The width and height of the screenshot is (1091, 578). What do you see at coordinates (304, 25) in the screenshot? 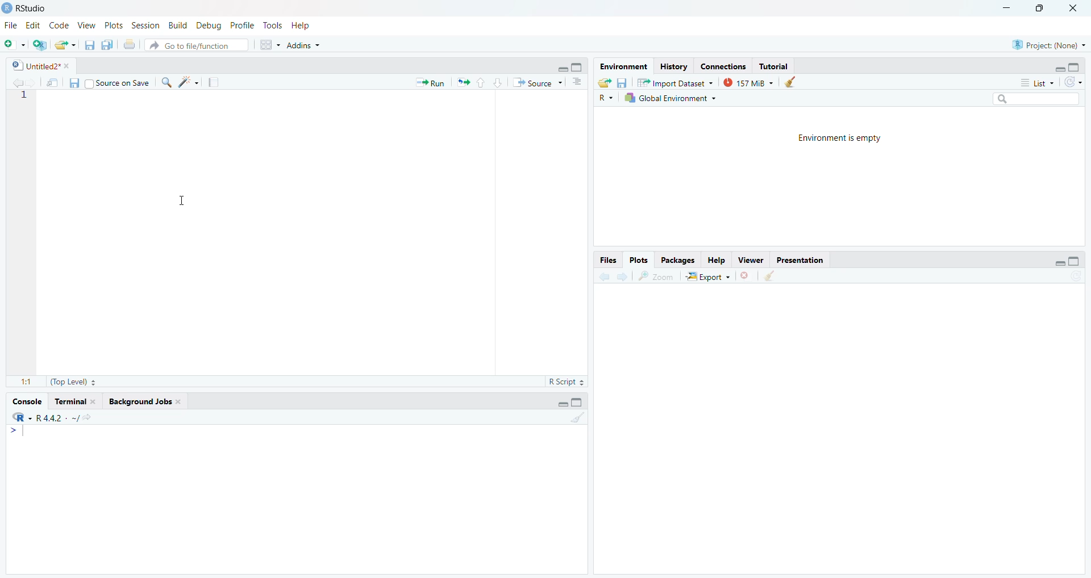
I see `Help` at bounding box center [304, 25].